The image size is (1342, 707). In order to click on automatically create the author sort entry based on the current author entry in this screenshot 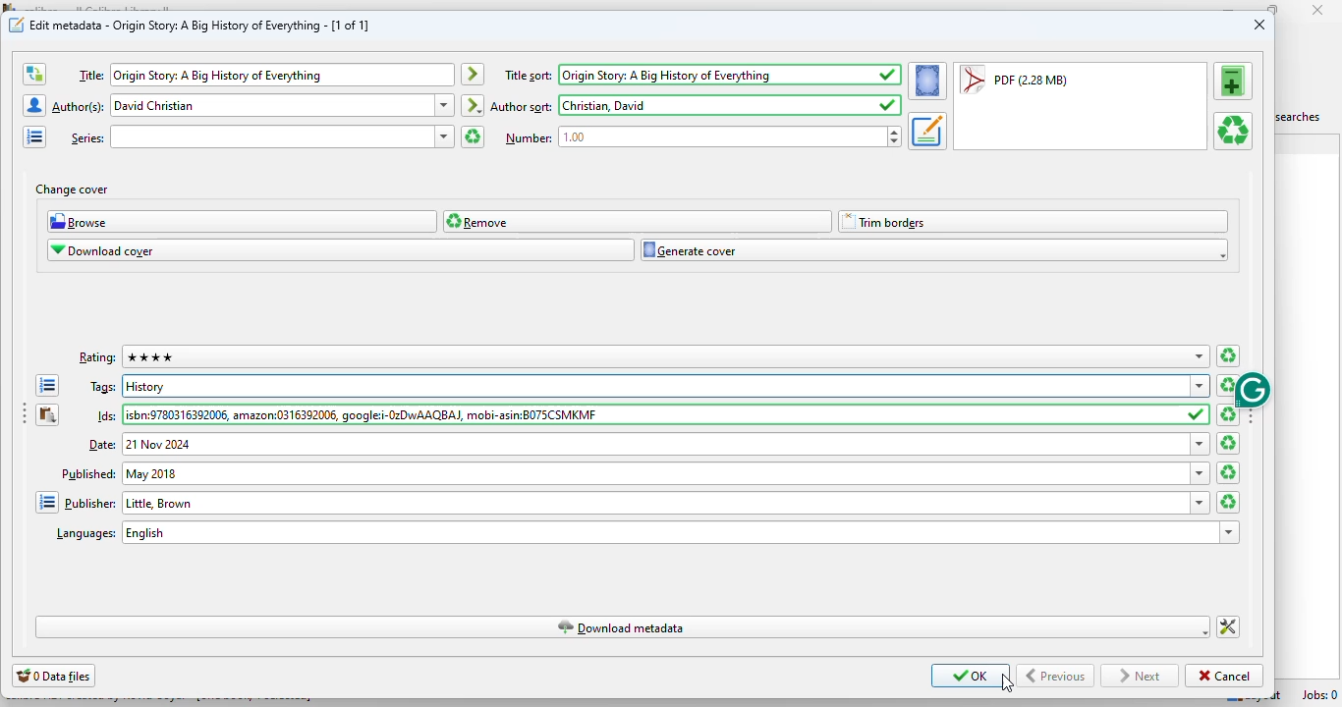, I will do `click(474, 105)`.